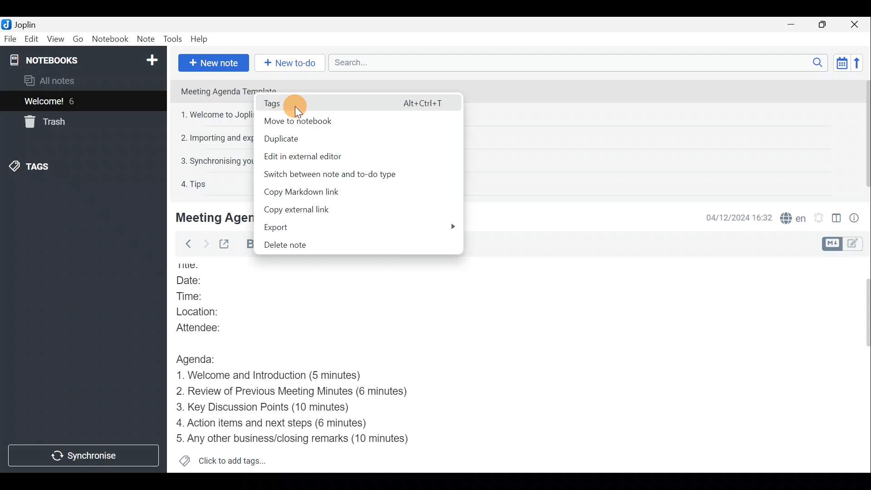  Describe the element at coordinates (734, 217) in the screenshot. I see `04/12/2024 16:32` at that location.